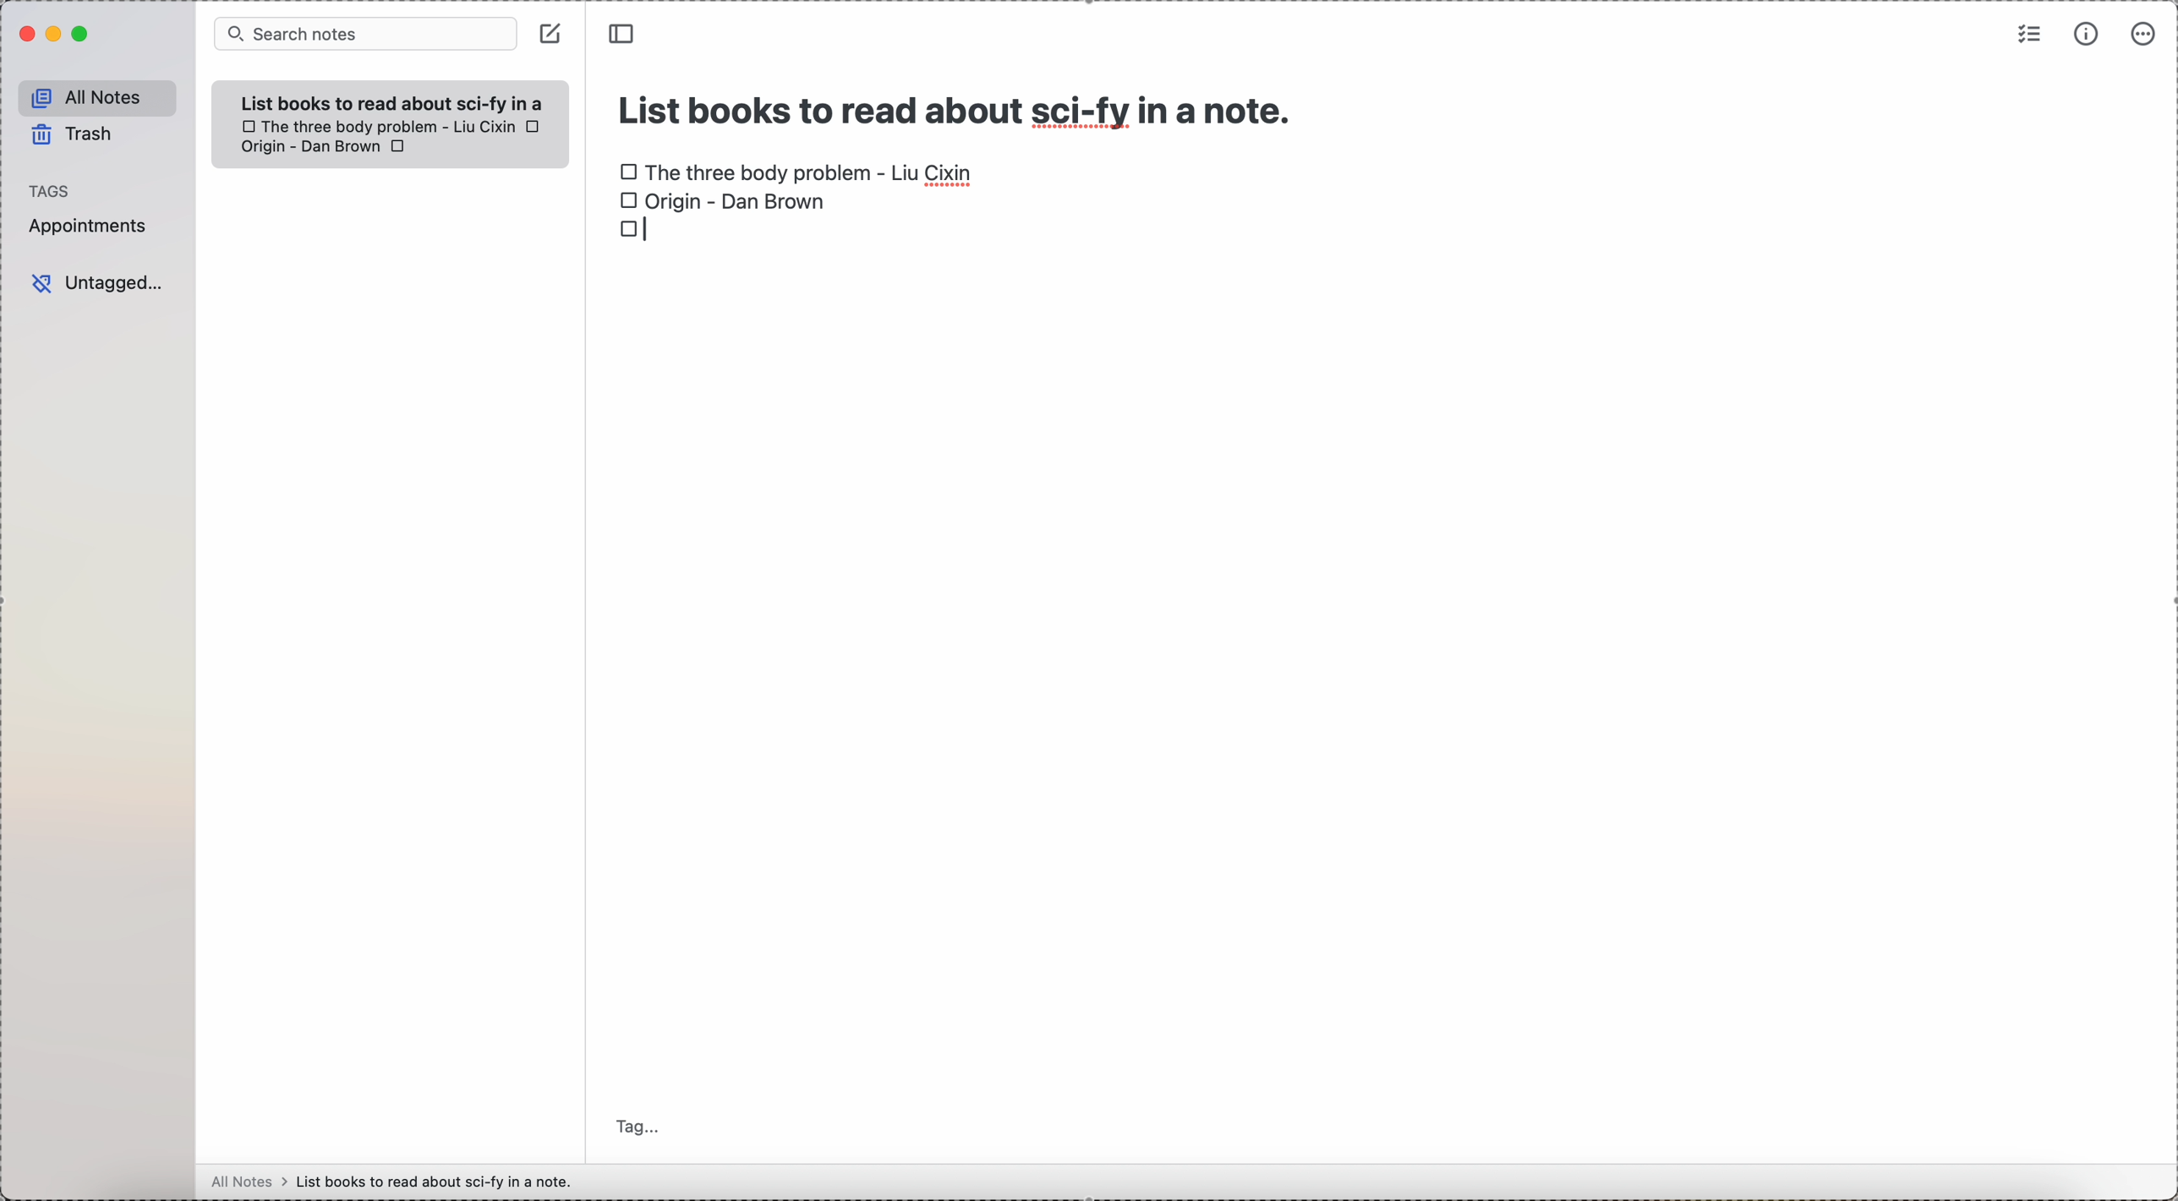 Image resolution: width=2178 pixels, height=1201 pixels. I want to click on create note, so click(550, 34).